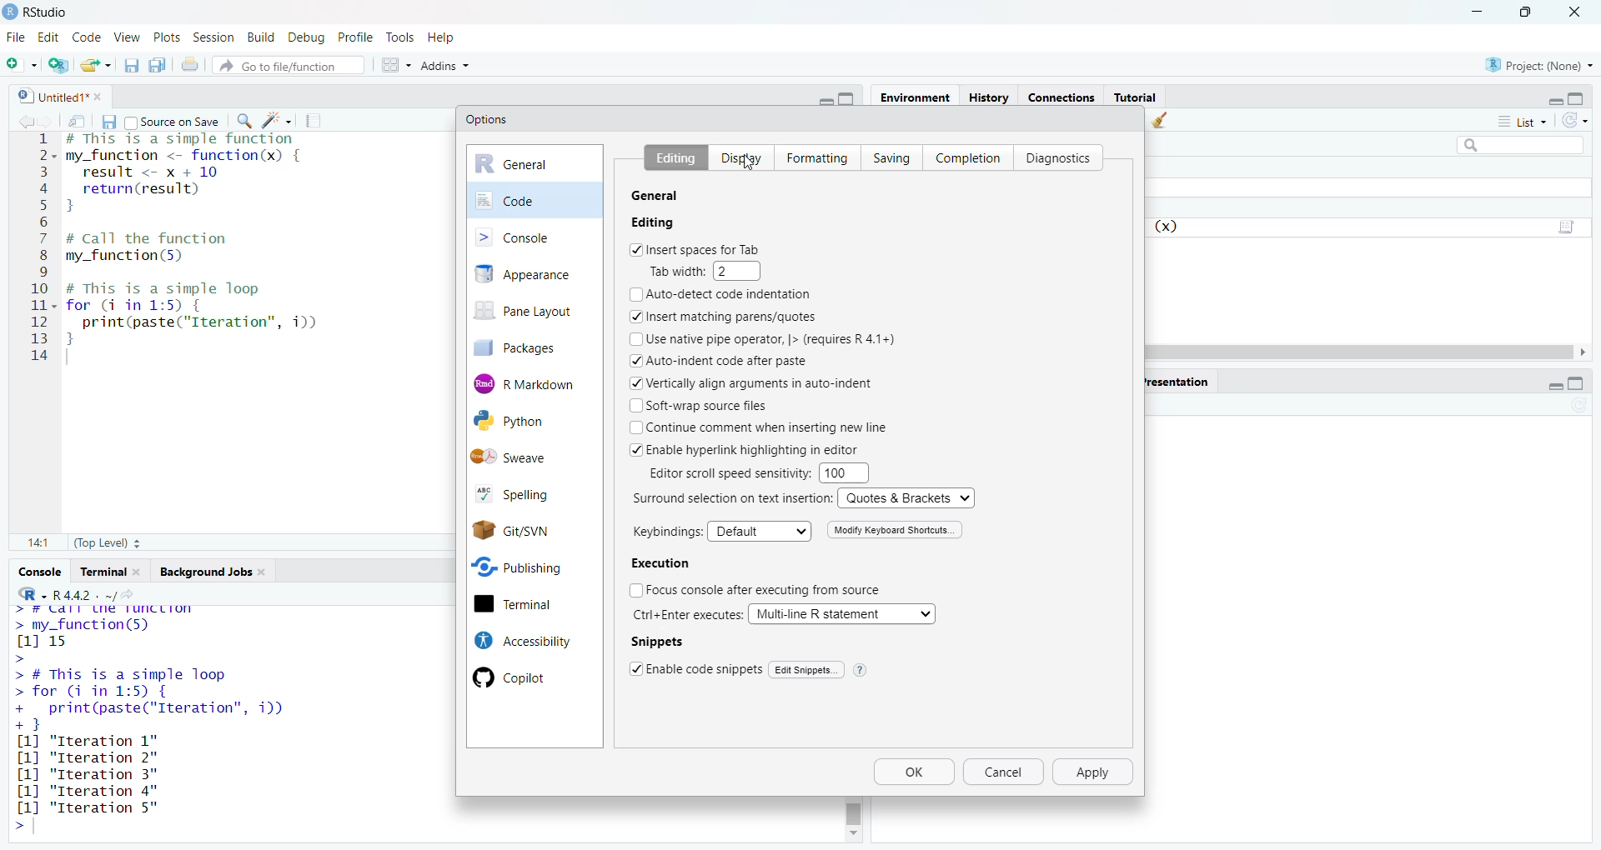  What do you see at coordinates (1006, 773) in the screenshot?
I see `cancel` at bounding box center [1006, 773].